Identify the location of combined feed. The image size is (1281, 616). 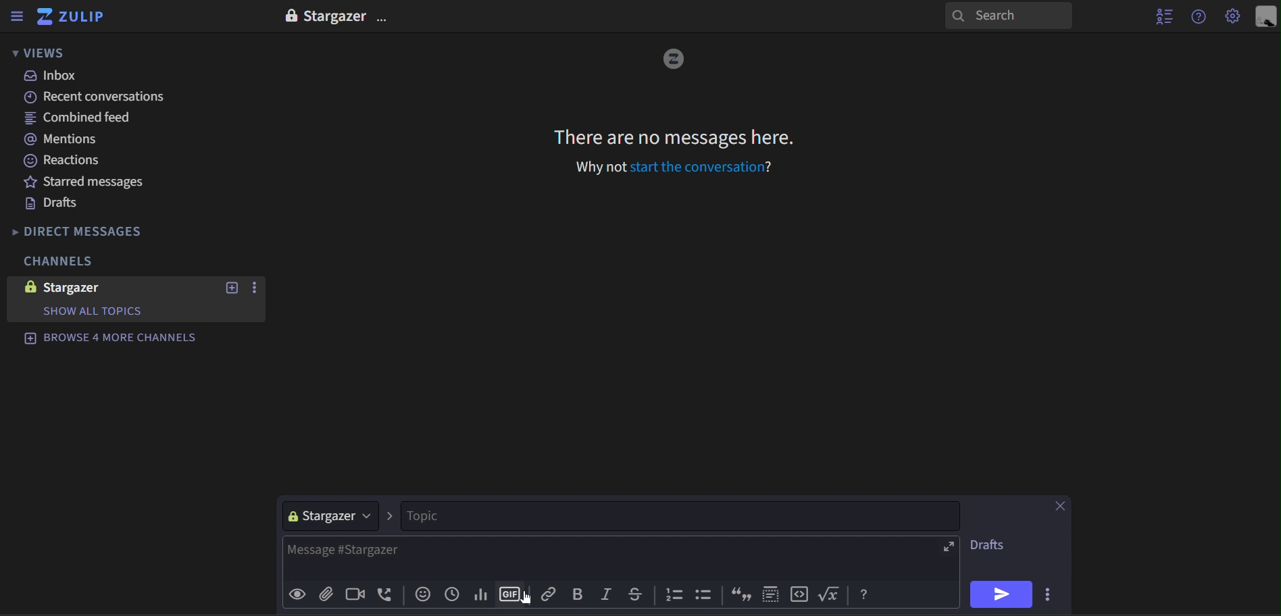
(95, 118).